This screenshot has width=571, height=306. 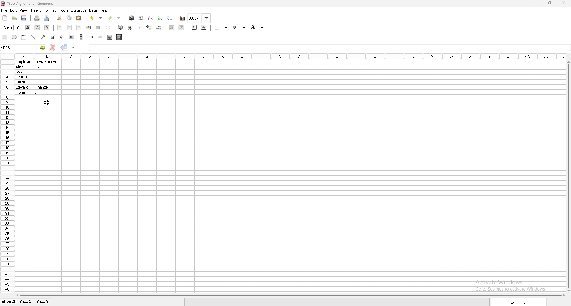 I want to click on close, so click(x=564, y=3).